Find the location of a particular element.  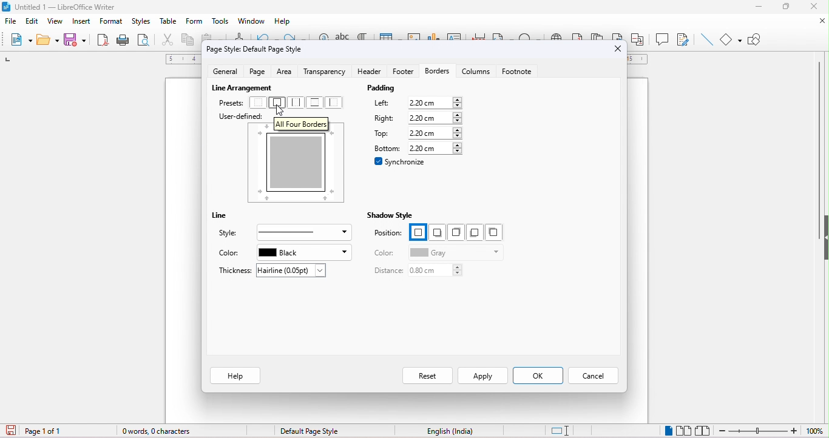

form is located at coordinates (193, 22).